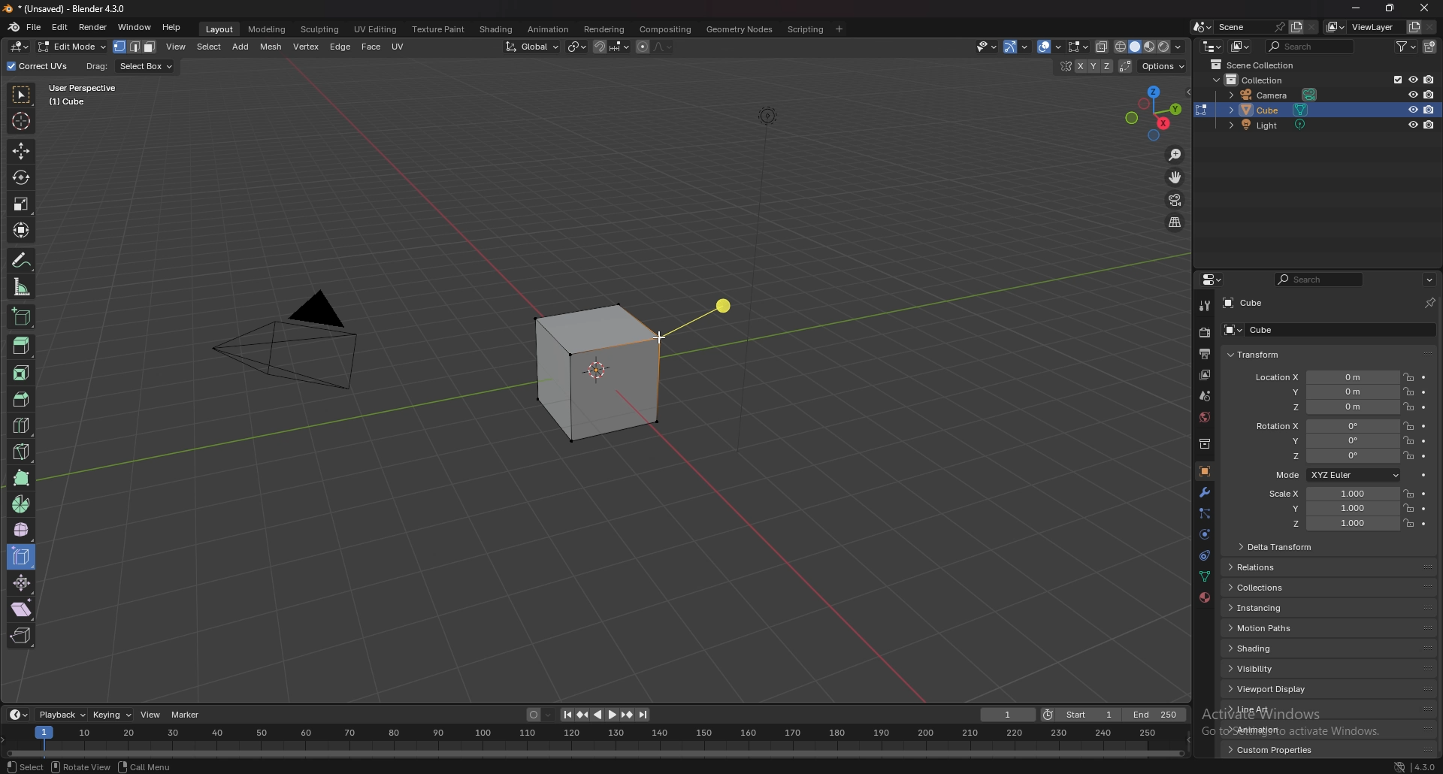 This screenshot has height=774, width=1443. What do you see at coordinates (22, 478) in the screenshot?
I see `poly build` at bounding box center [22, 478].